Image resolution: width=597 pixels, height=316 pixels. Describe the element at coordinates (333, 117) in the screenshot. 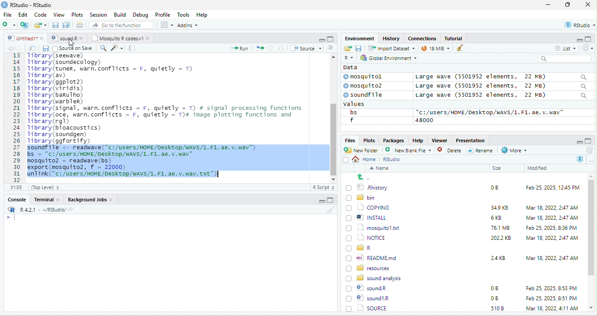

I see `scroll bar` at that location.